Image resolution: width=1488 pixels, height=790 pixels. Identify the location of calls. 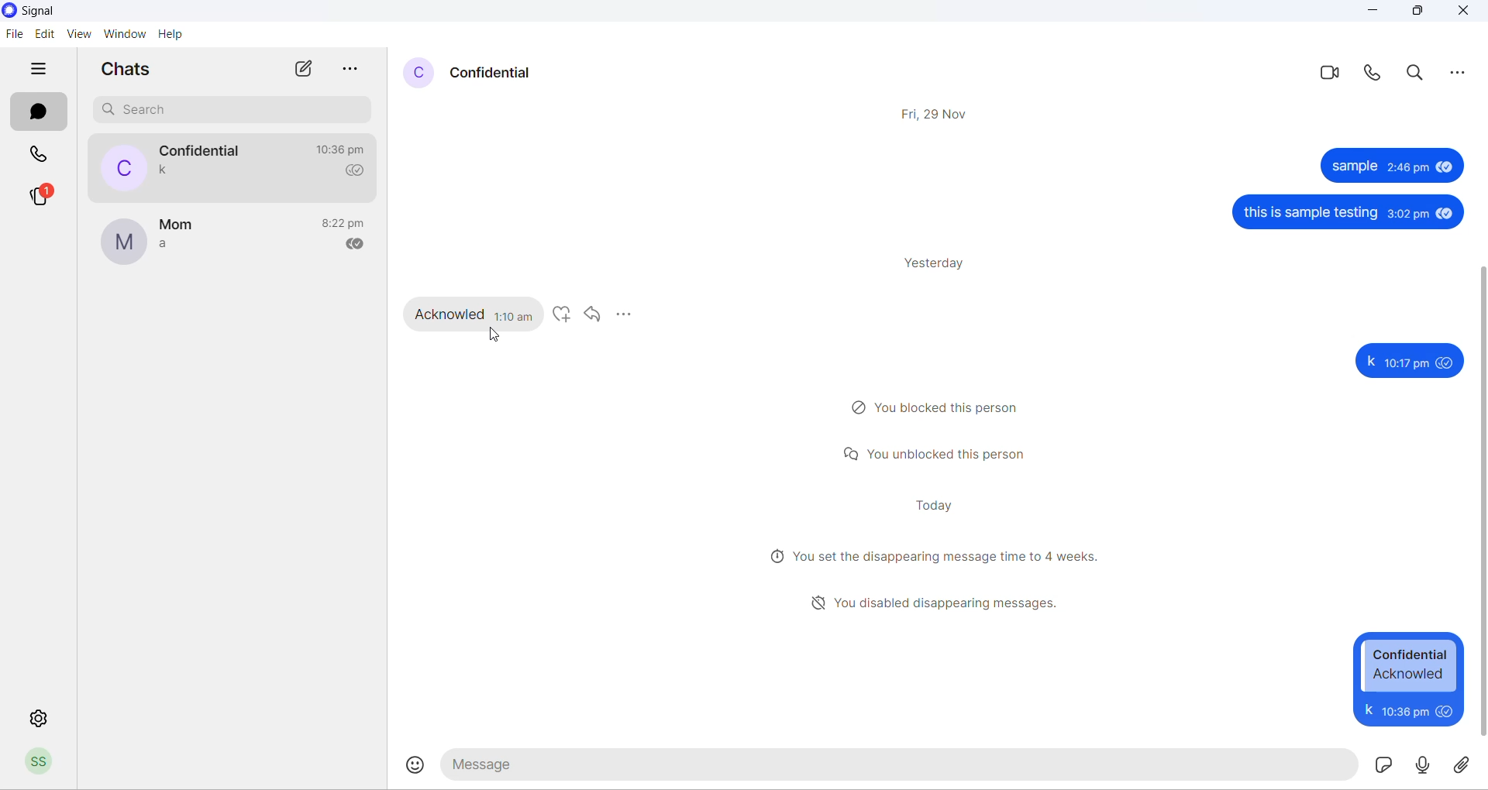
(43, 154).